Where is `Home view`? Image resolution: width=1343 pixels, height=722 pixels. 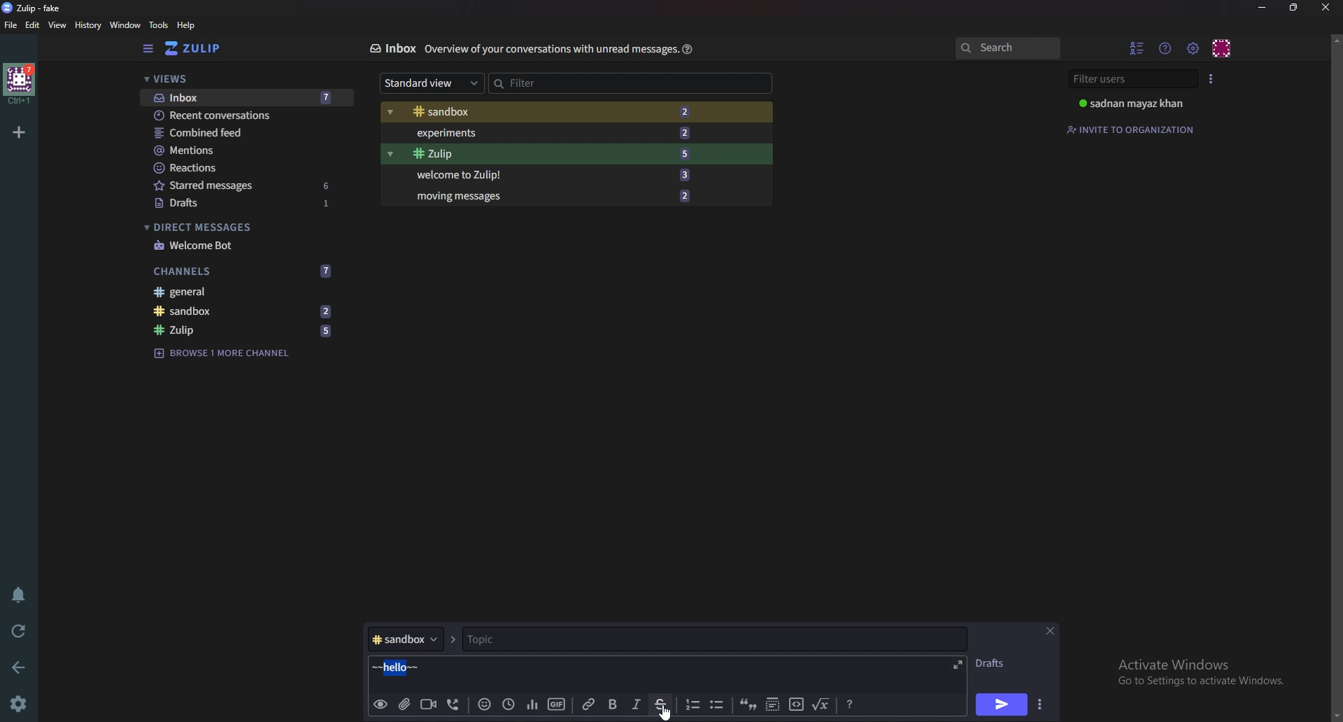 Home view is located at coordinates (197, 48).